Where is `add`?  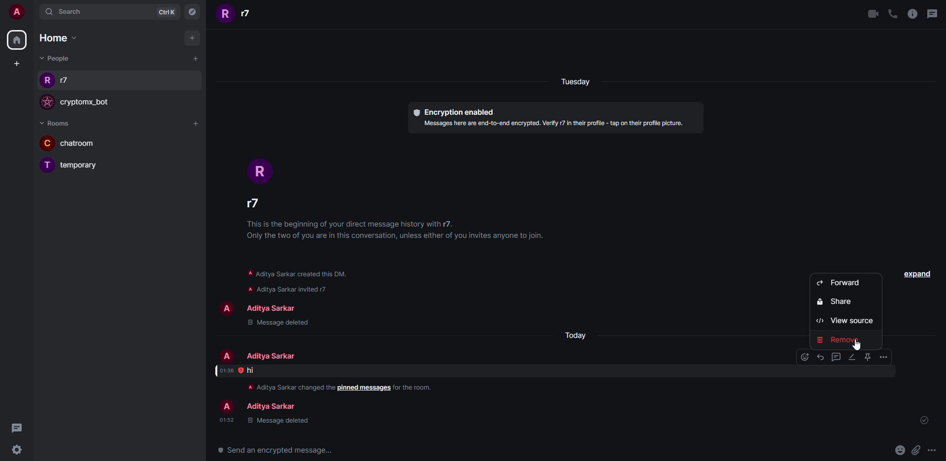
add is located at coordinates (195, 123).